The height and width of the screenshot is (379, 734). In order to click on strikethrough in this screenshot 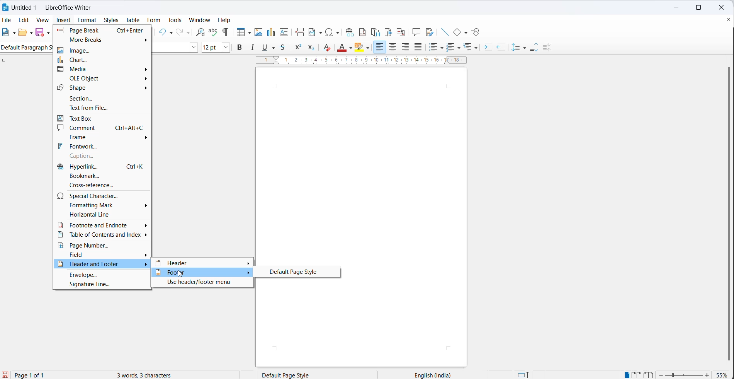, I will do `click(285, 47)`.